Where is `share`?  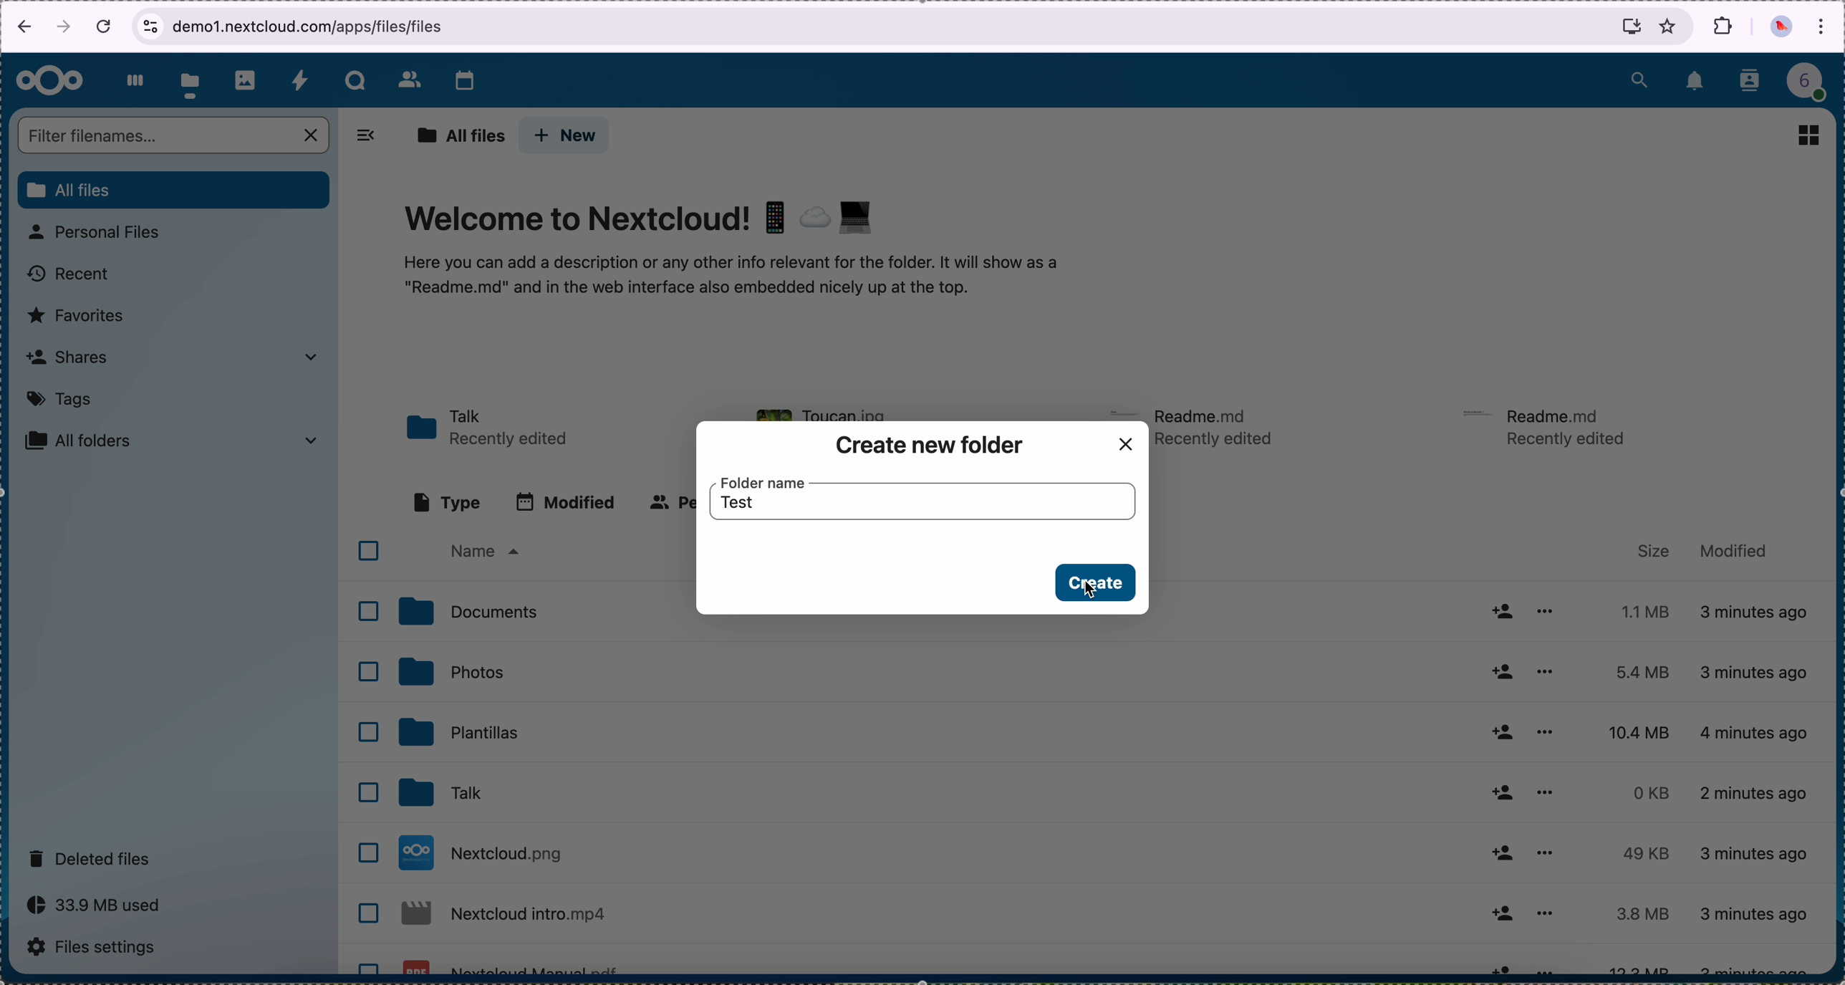 share is located at coordinates (1500, 671).